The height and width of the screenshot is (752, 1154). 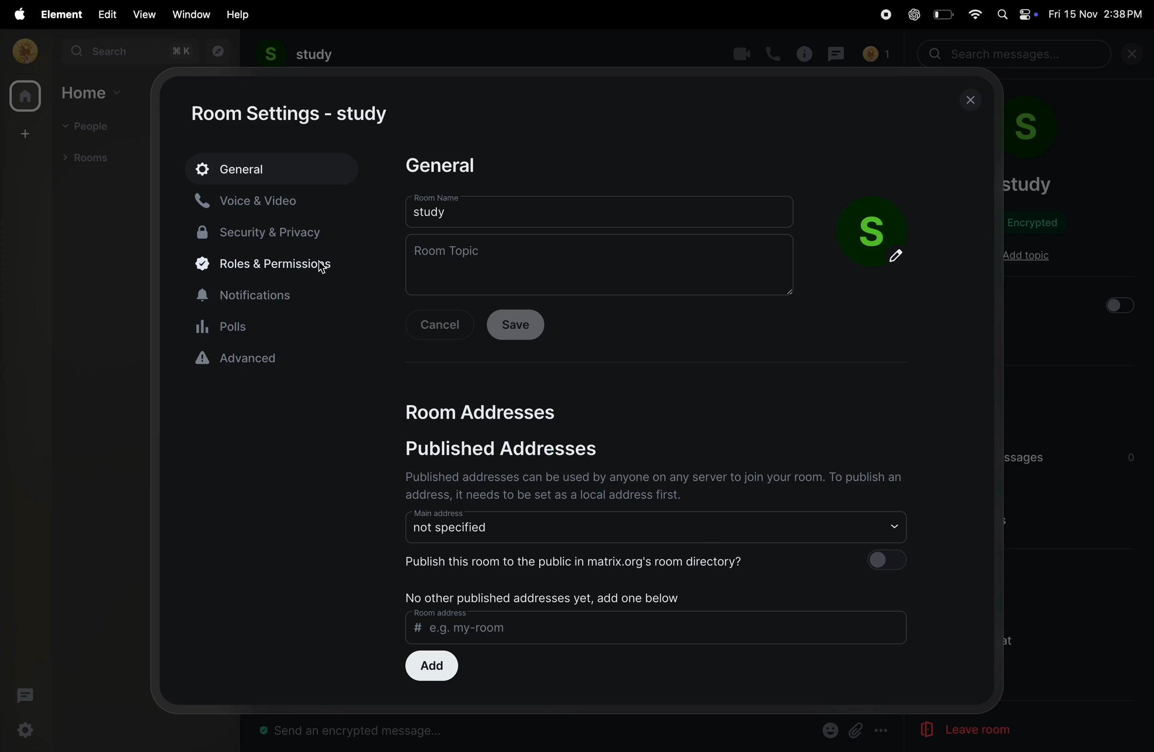 What do you see at coordinates (90, 127) in the screenshot?
I see `people` at bounding box center [90, 127].